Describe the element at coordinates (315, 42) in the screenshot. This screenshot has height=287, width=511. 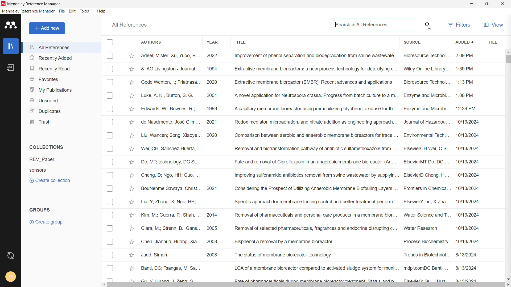
I see `title` at that location.